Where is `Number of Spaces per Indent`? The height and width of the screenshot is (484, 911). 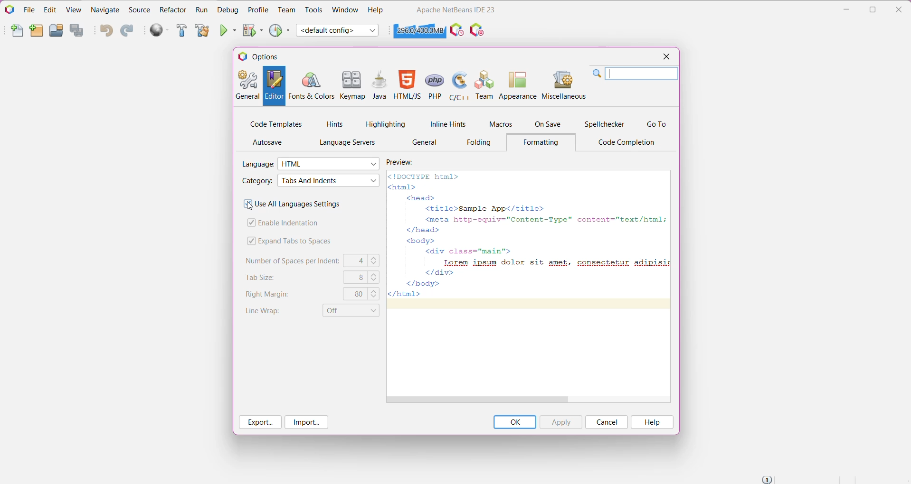 Number of Spaces per Indent is located at coordinates (292, 261).